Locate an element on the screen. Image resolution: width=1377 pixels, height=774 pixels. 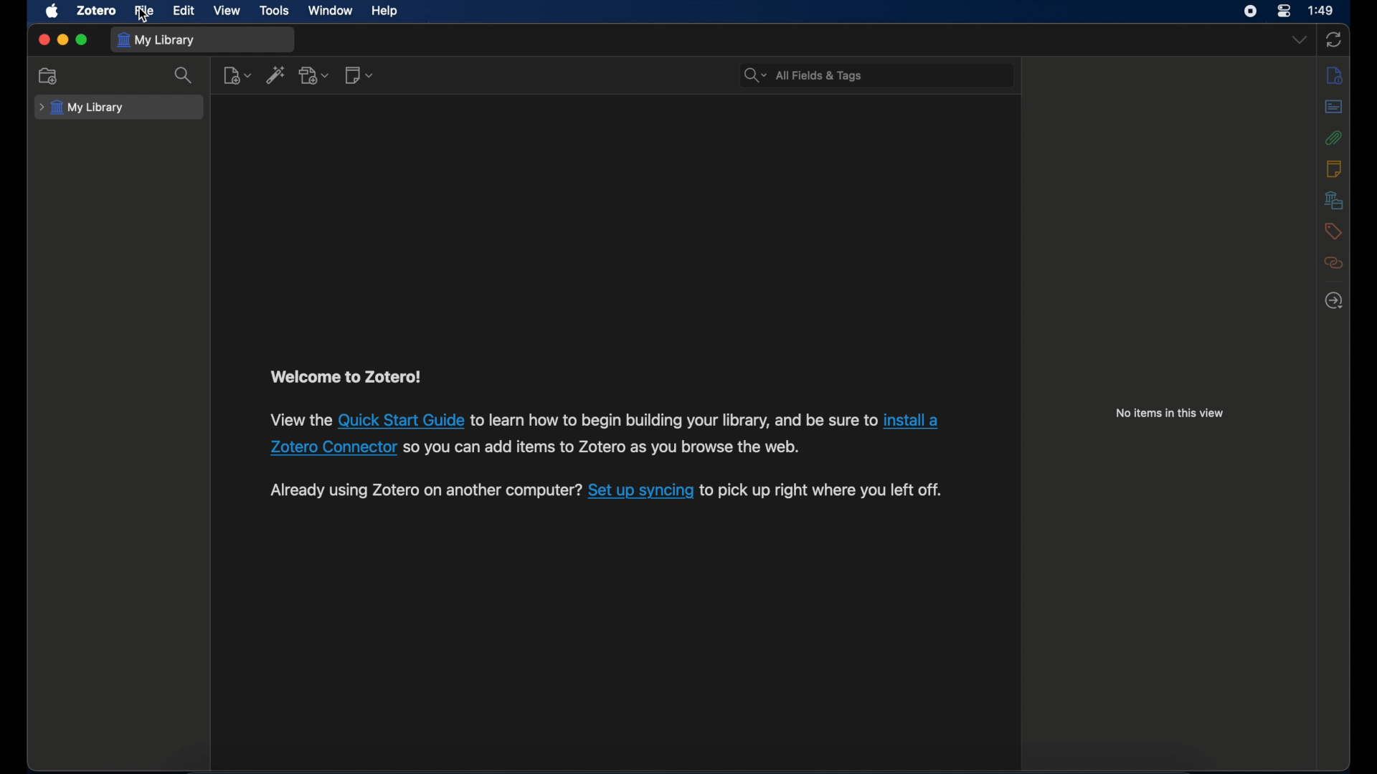
welcome  to zotero is located at coordinates (344, 377).